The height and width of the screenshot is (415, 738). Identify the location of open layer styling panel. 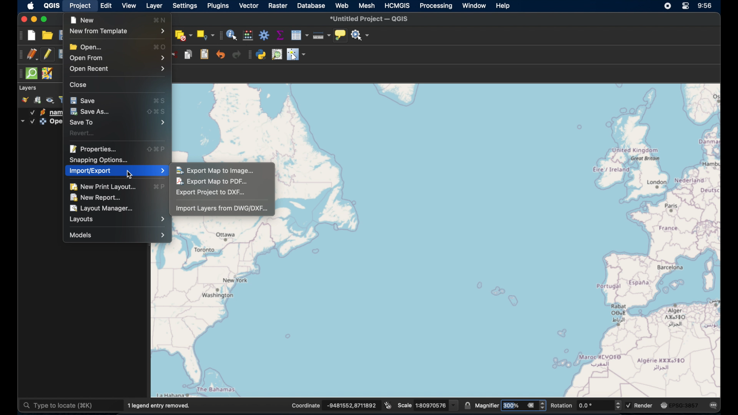
(25, 100).